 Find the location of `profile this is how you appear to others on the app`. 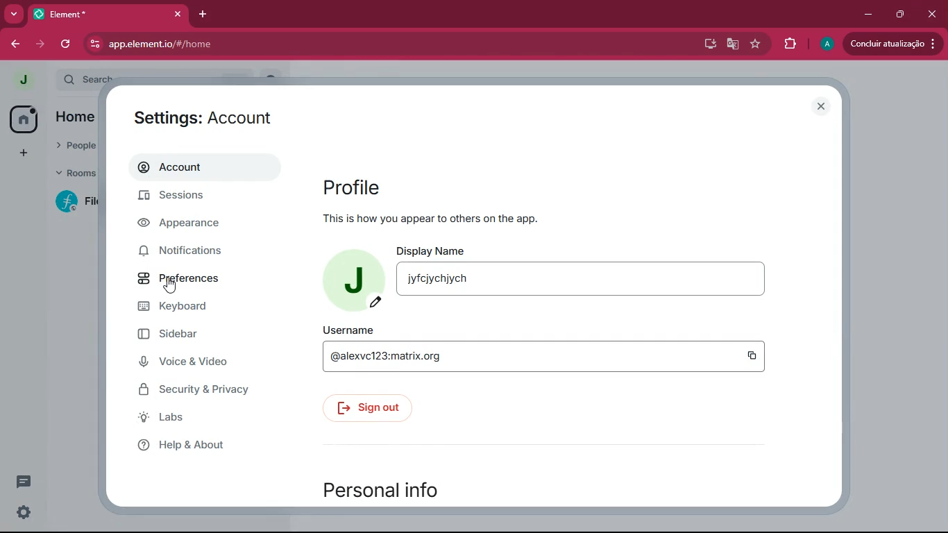

profile this is how you appear to others on the app is located at coordinates (462, 202).